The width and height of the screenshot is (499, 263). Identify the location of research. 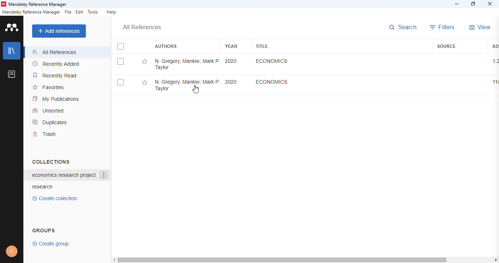
(43, 187).